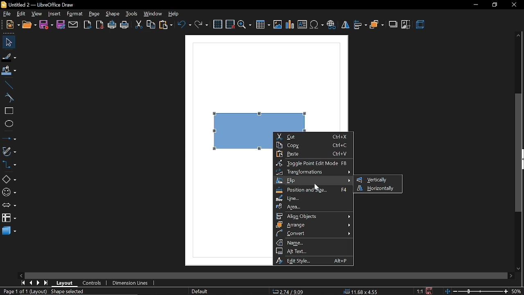 The height and width of the screenshot is (295, 524). I want to click on new, so click(10, 24).